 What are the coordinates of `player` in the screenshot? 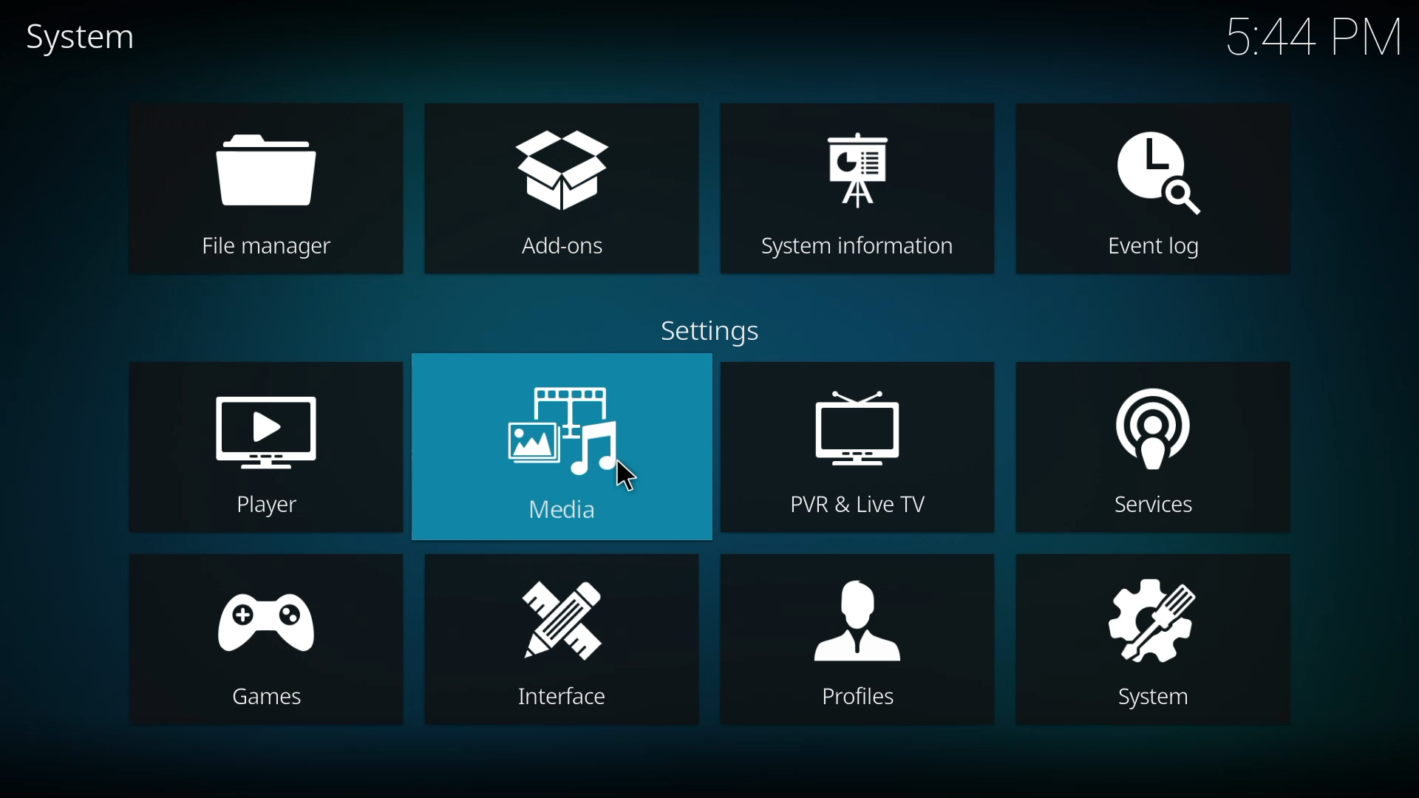 It's located at (276, 431).